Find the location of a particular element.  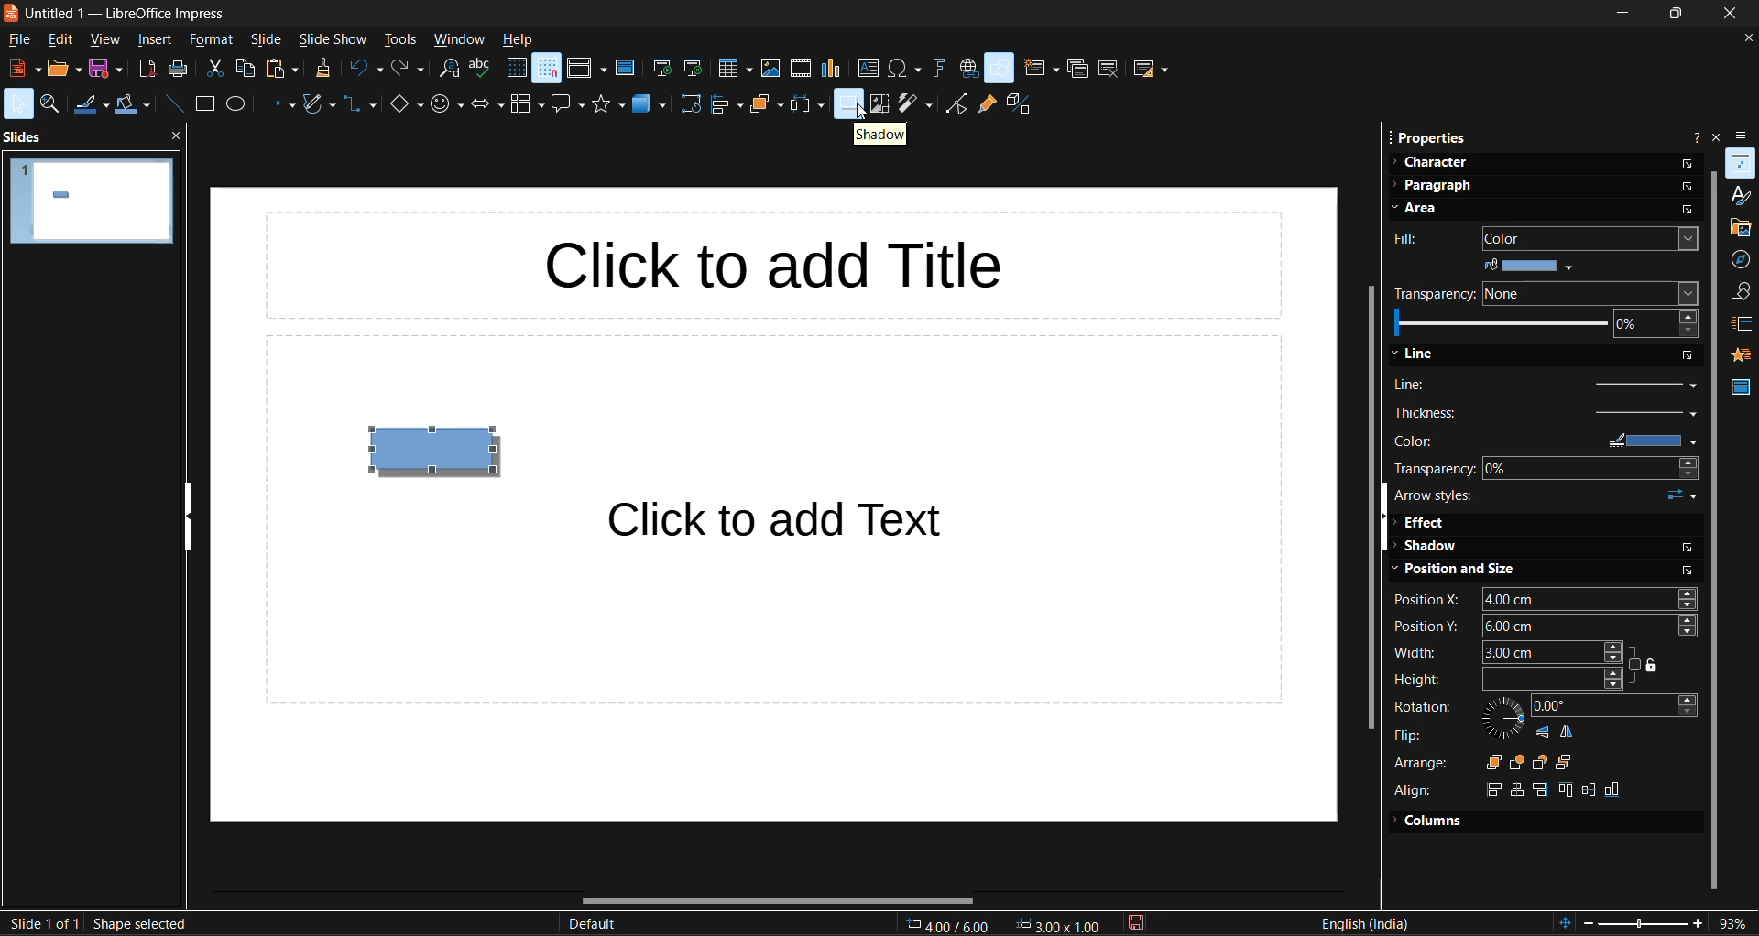

more options is located at coordinates (1694, 573).